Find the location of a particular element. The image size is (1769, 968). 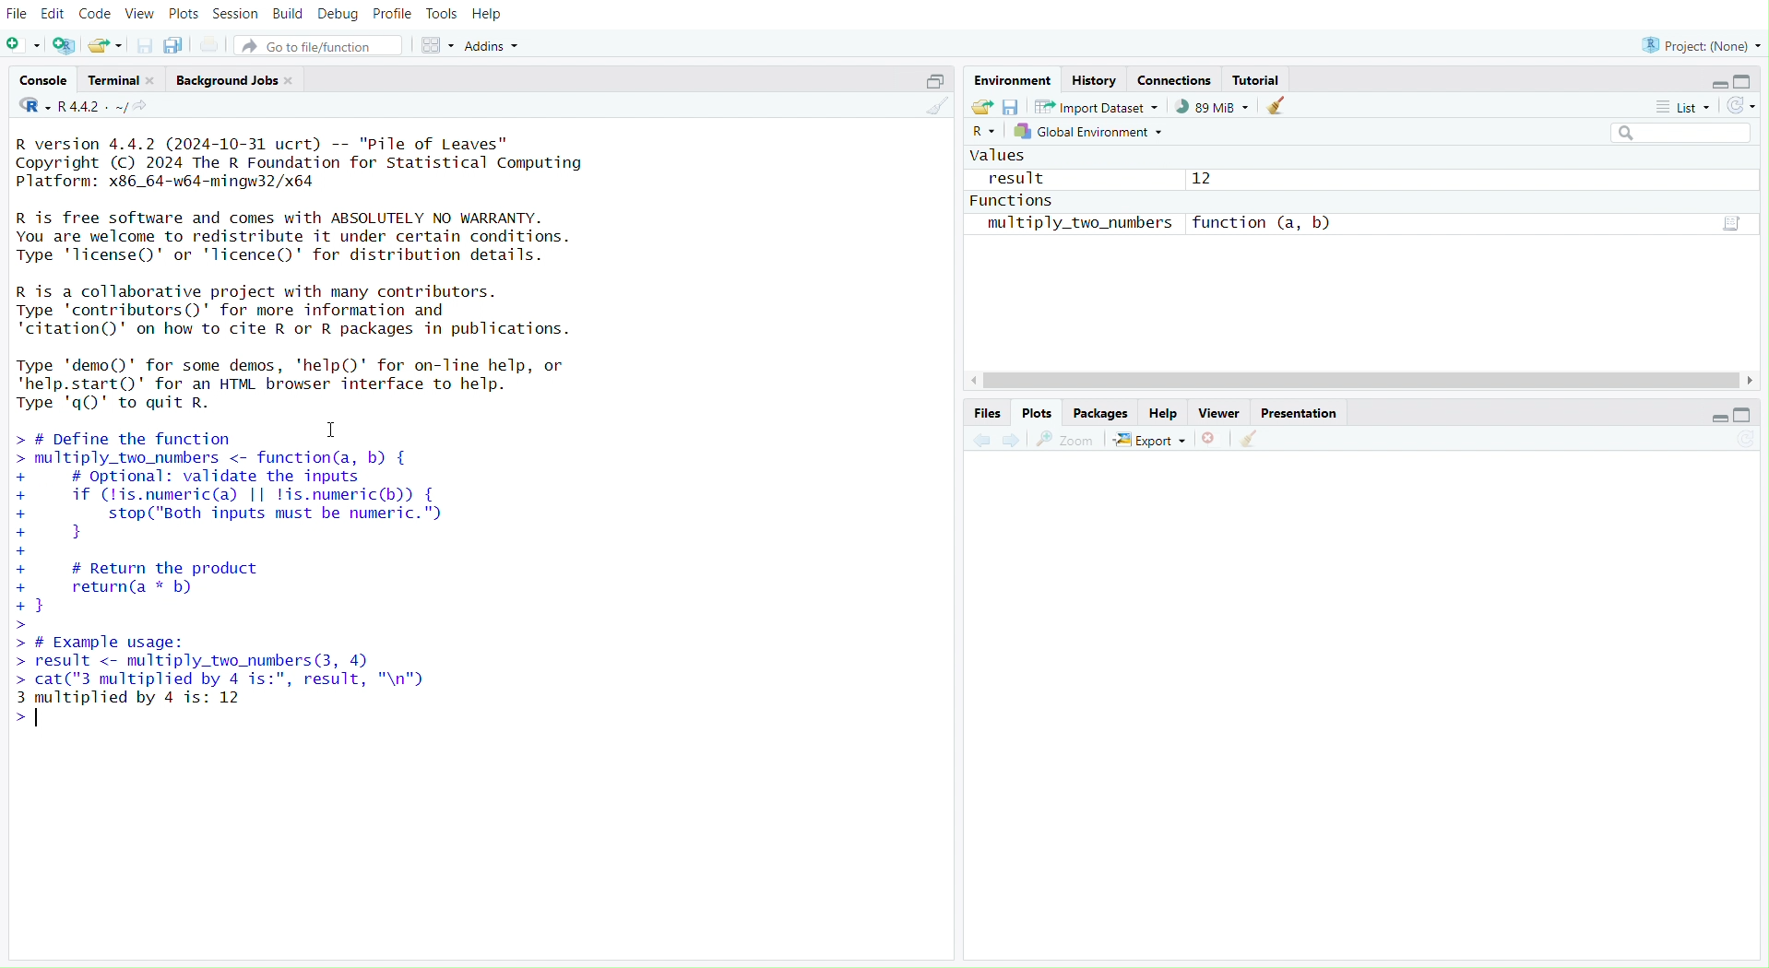

Clear console (Ctrl +L) is located at coordinates (1281, 105).